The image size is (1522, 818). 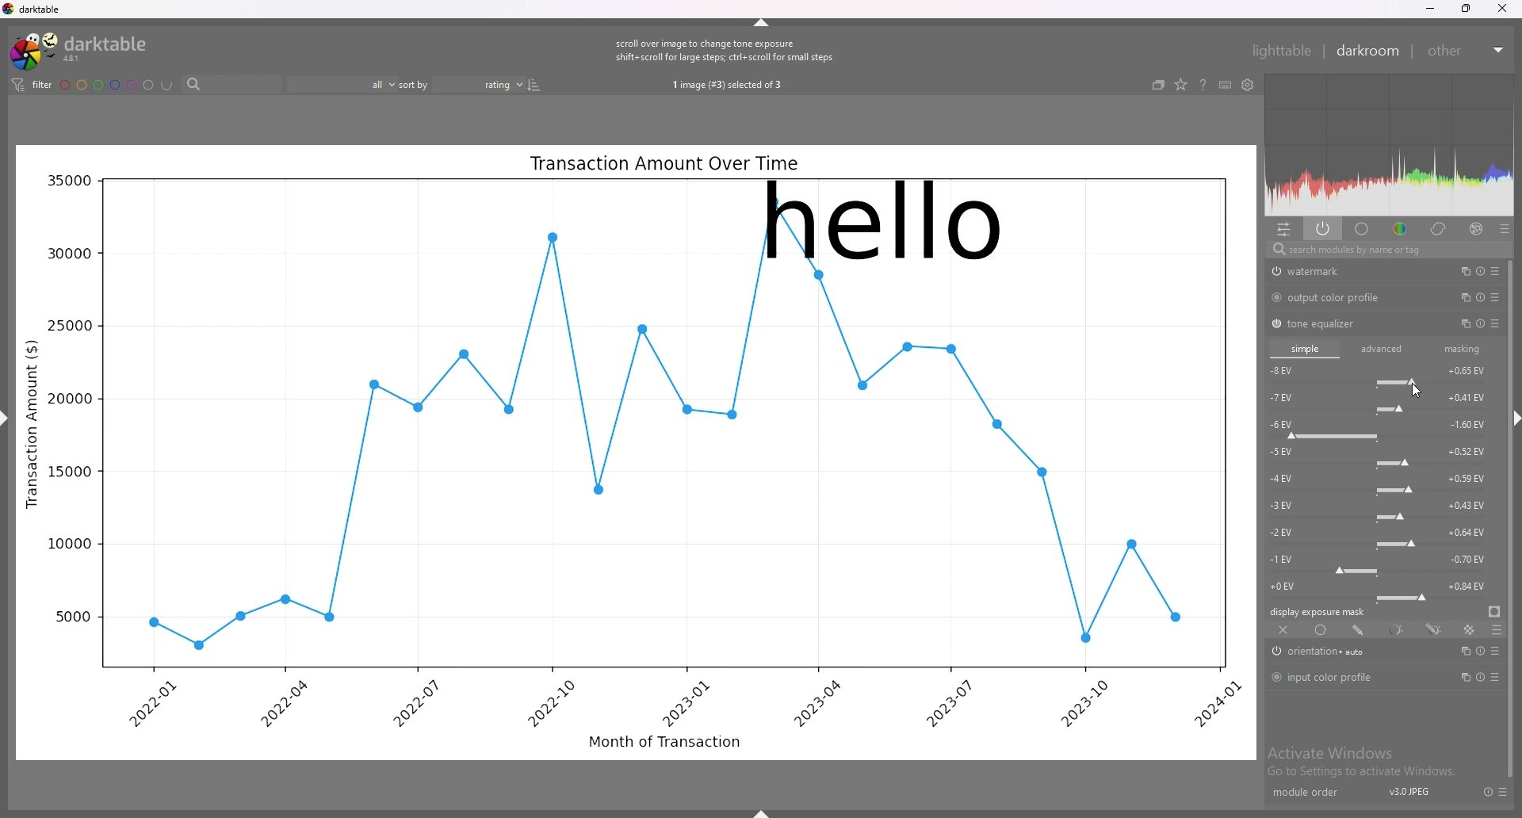 I want to click on 2022-07, so click(x=413, y=702).